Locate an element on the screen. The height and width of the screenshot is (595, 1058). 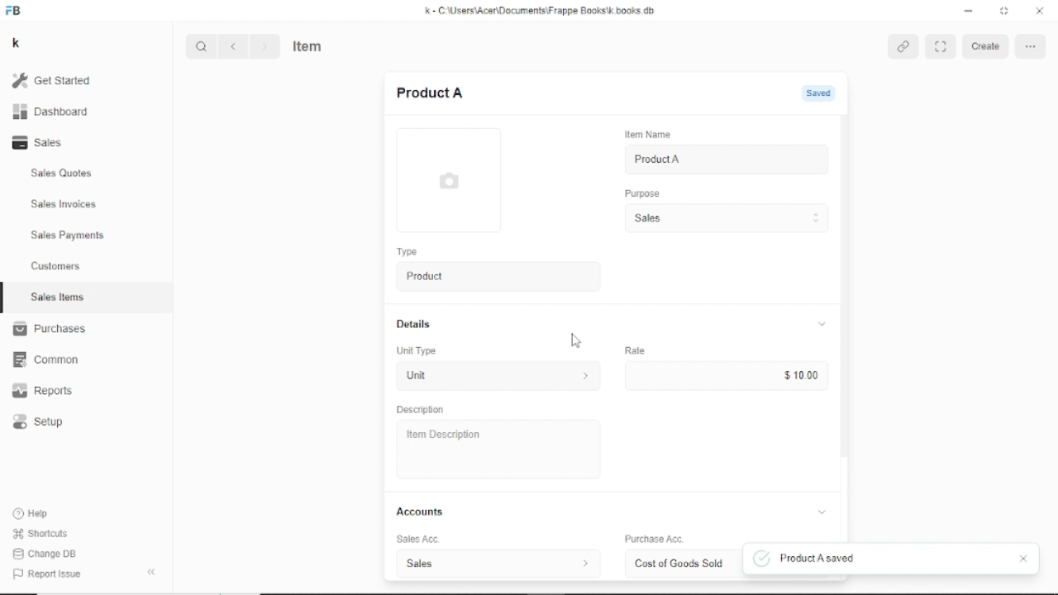
 Item is located at coordinates (308, 45).